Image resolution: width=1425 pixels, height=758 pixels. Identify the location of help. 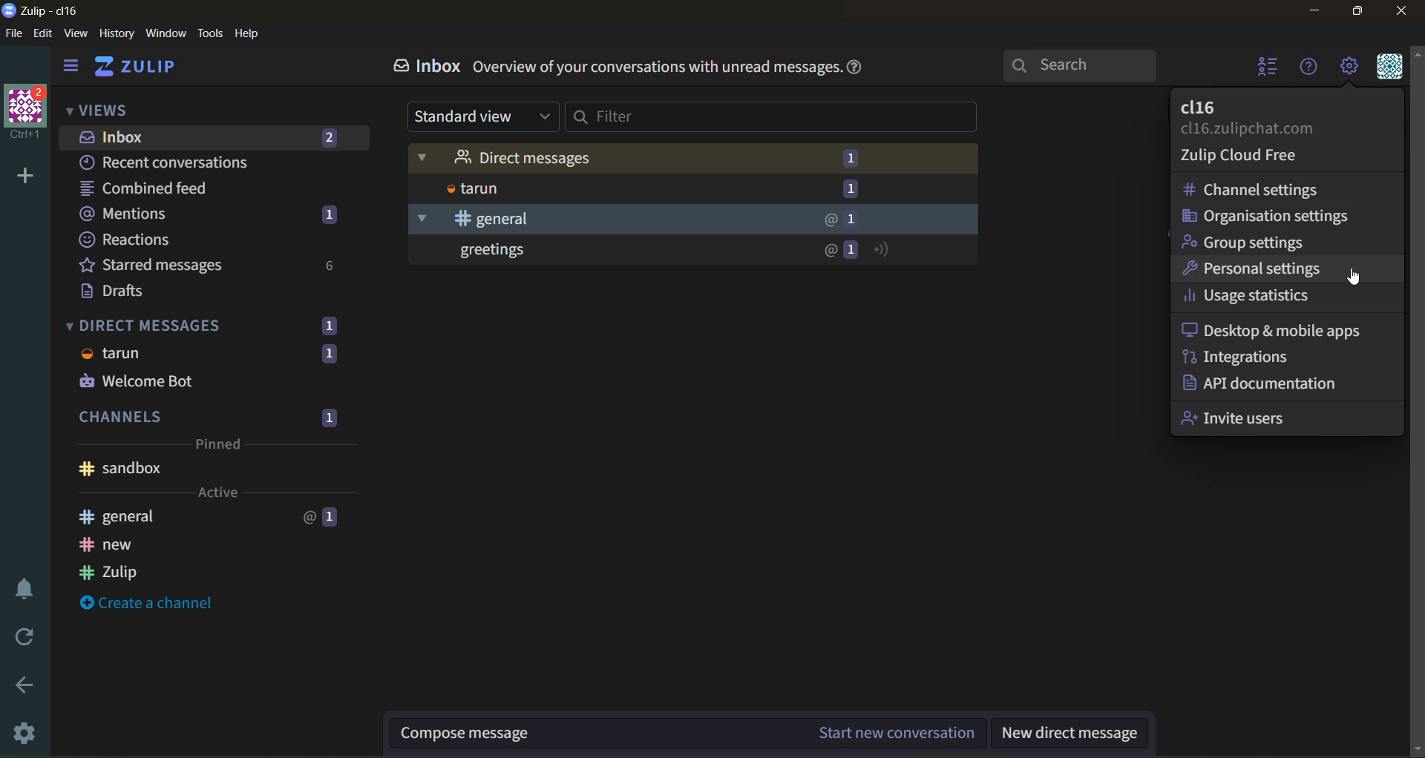
(253, 35).